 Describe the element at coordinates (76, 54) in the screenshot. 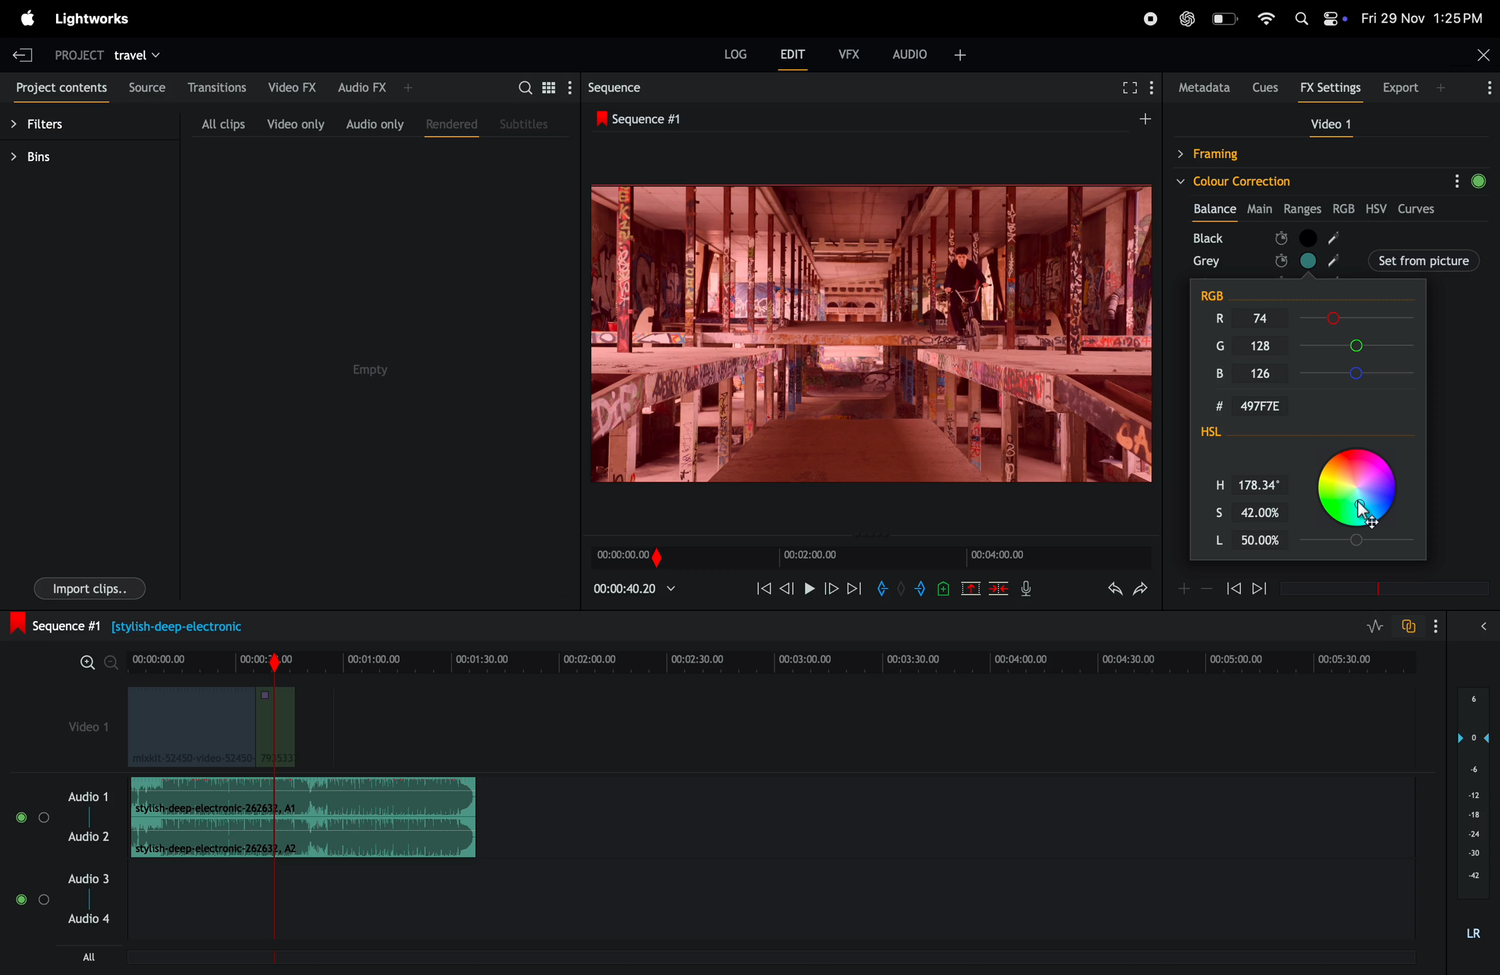

I see `project` at that location.